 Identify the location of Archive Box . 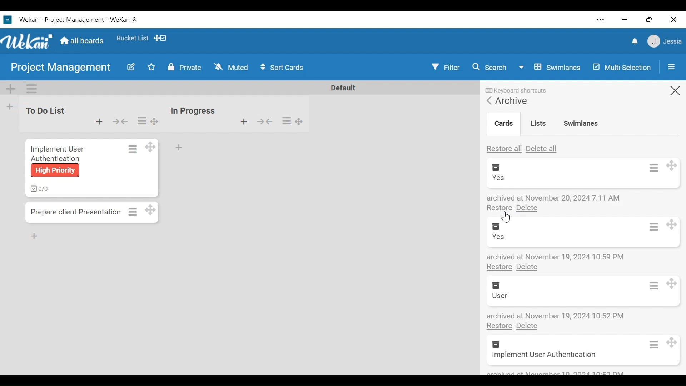
(494, 344).